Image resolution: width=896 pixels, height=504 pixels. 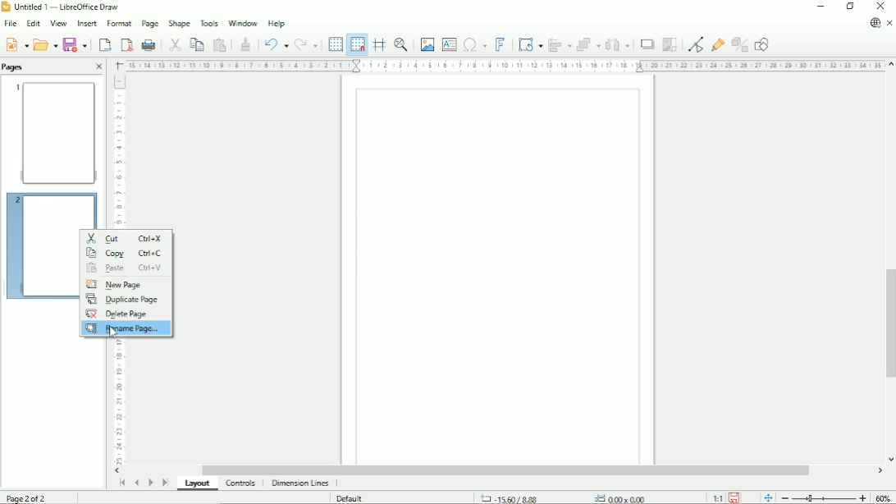 What do you see at coordinates (426, 44) in the screenshot?
I see `Insert image` at bounding box center [426, 44].